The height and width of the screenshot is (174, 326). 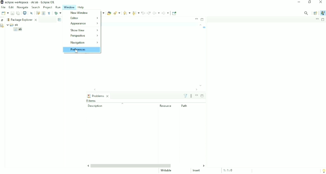 What do you see at coordinates (18, 13) in the screenshot?
I see `Save All` at bounding box center [18, 13].